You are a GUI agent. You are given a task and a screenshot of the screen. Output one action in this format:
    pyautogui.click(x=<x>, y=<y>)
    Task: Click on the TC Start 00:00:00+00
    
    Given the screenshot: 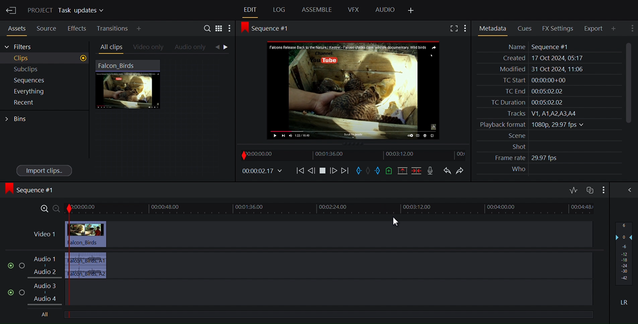 What is the action you would take?
    pyautogui.click(x=532, y=80)
    